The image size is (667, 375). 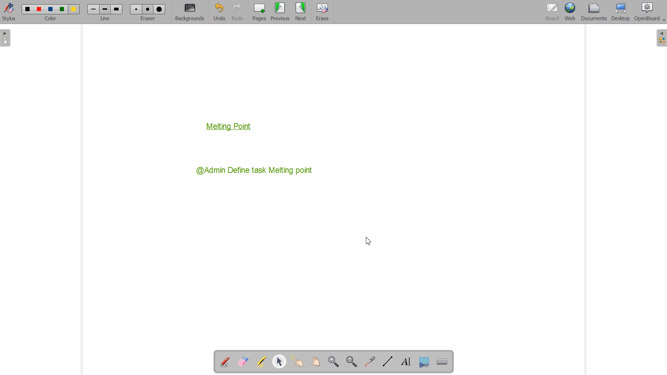 I want to click on Zoom In, so click(x=334, y=362).